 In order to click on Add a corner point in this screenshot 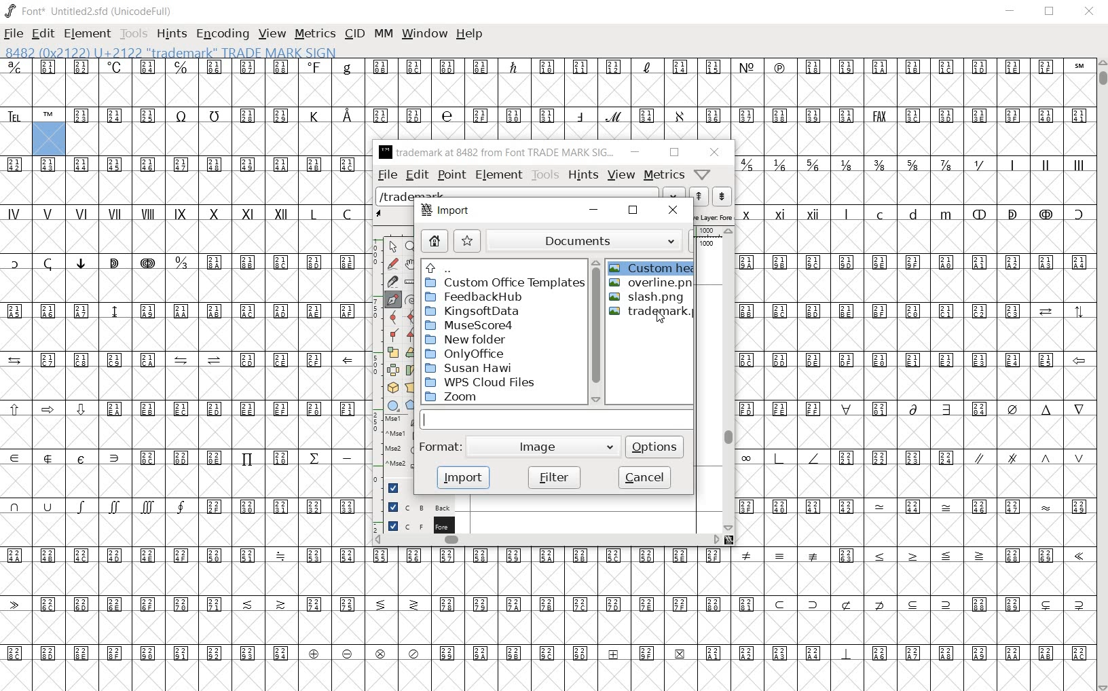, I will do `click(410, 335)`.